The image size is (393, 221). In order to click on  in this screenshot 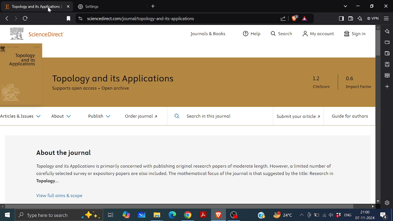, I will do `click(317, 215)`.